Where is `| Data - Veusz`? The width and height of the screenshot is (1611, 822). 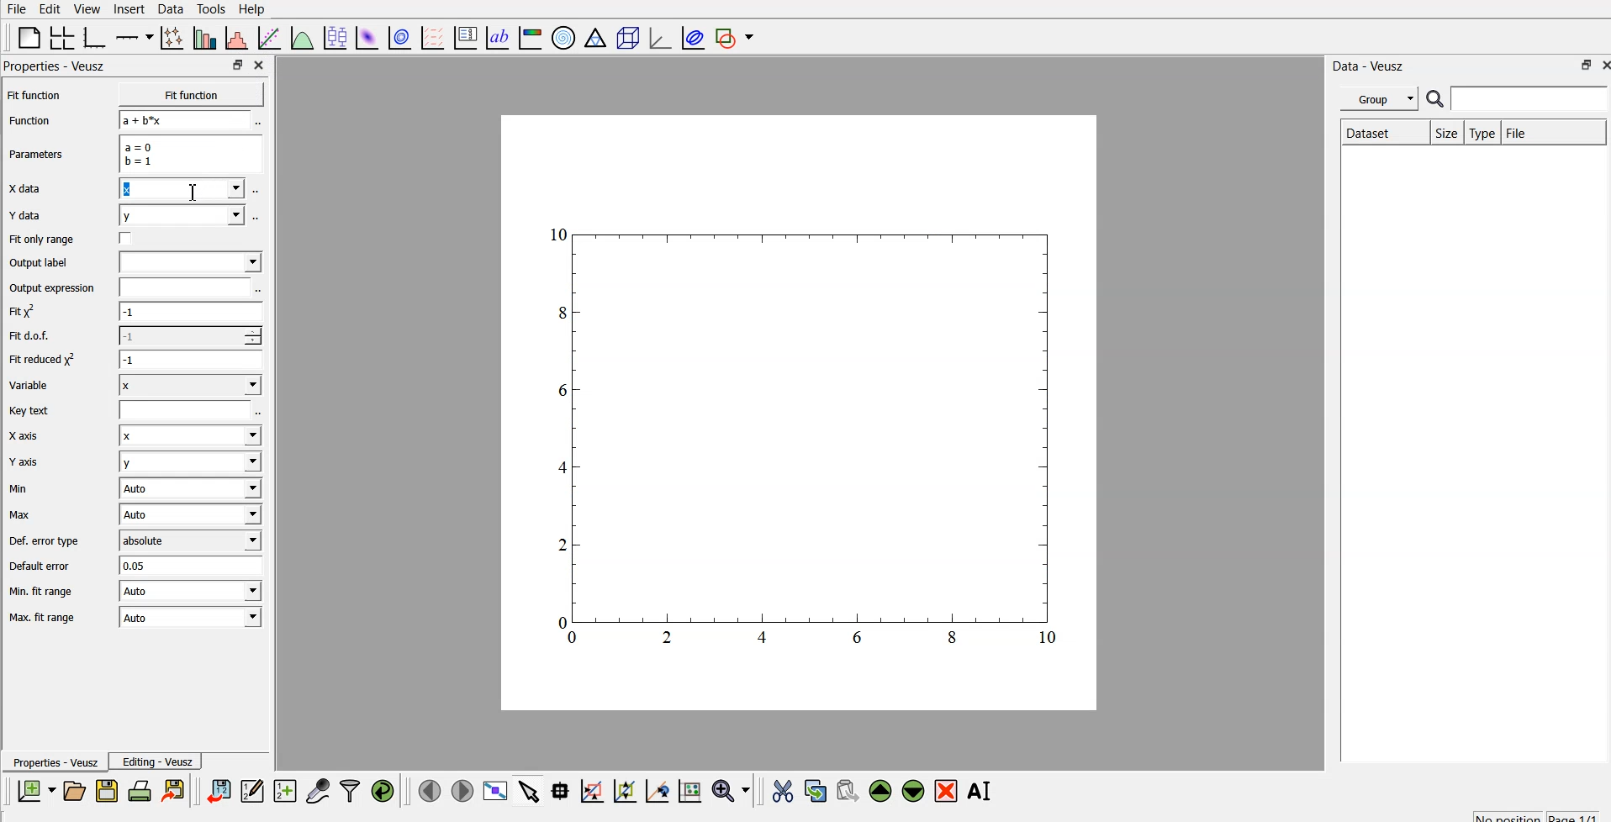
| Data - Veusz is located at coordinates (1366, 66).